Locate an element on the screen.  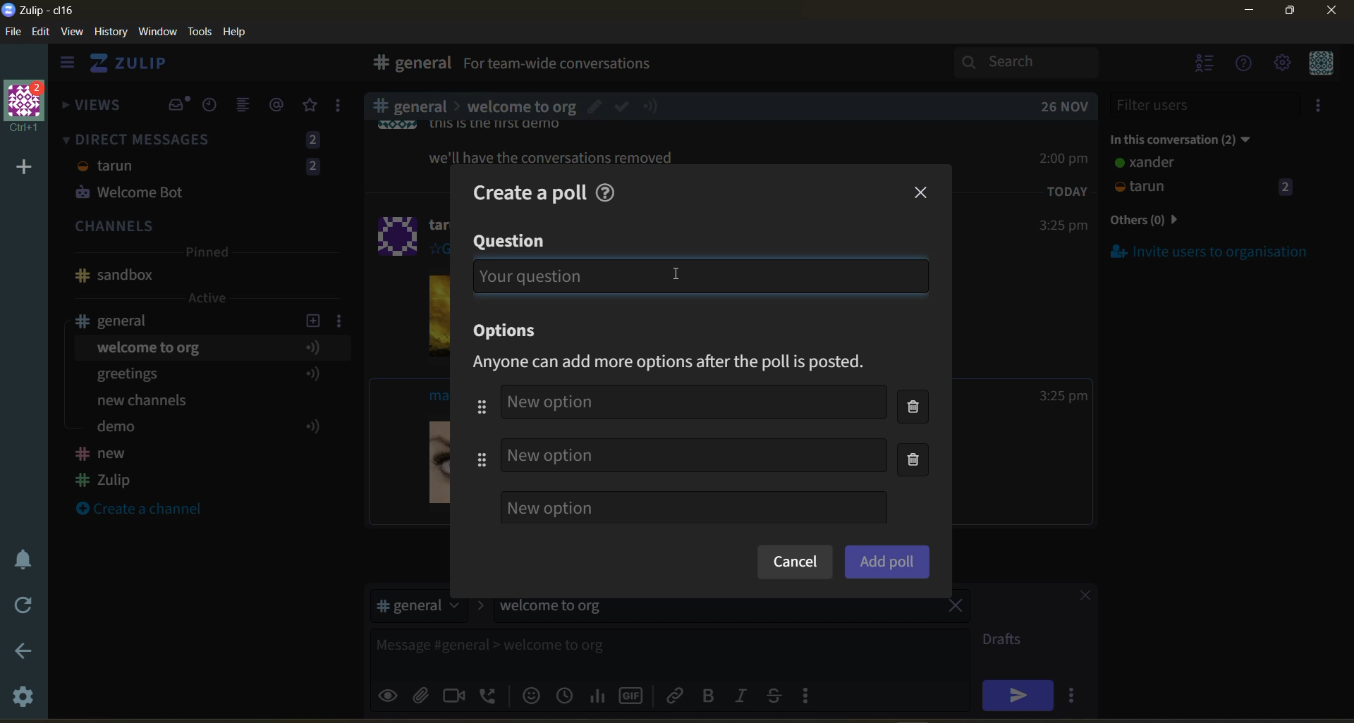
add gif is located at coordinates (634, 694).